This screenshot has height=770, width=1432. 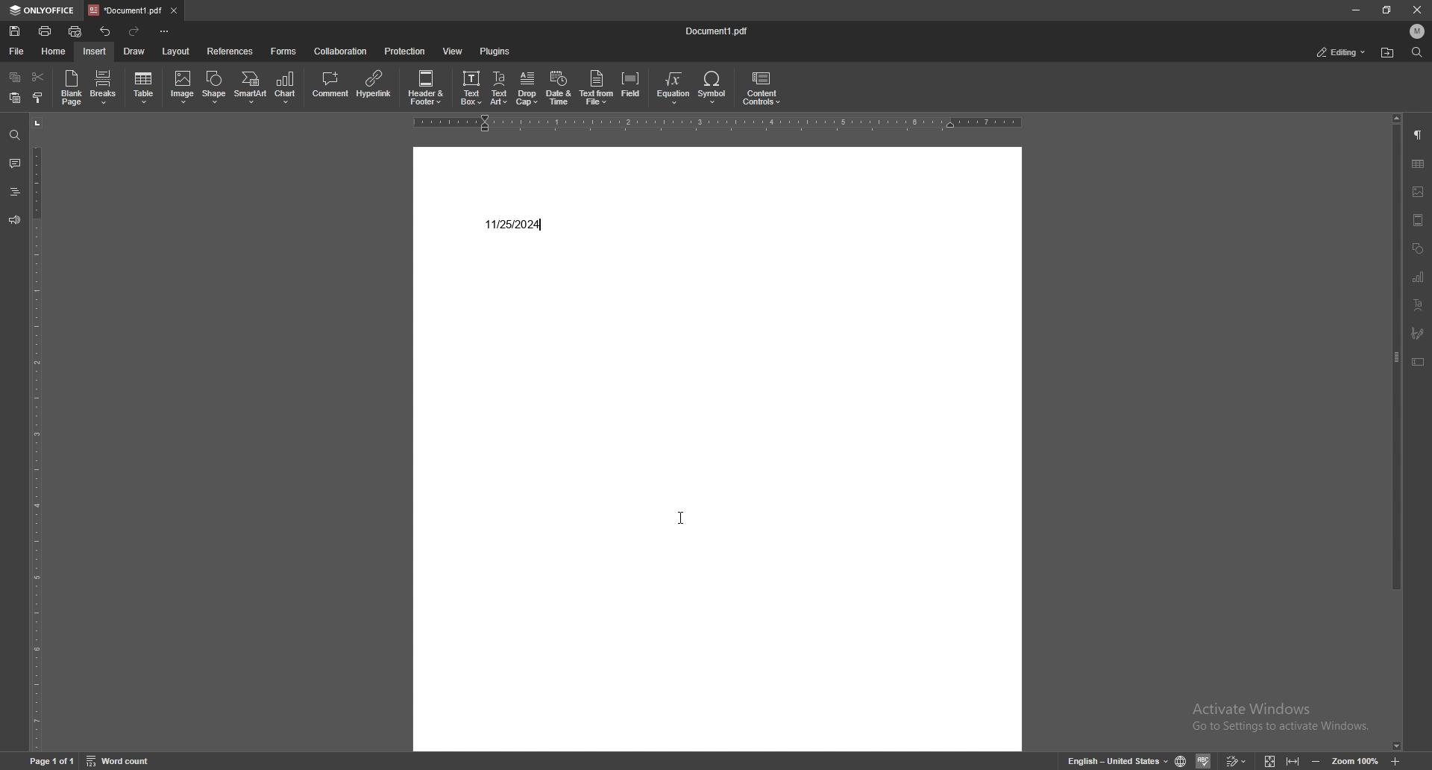 I want to click on scroll bar, so click(x=1395, y=432).